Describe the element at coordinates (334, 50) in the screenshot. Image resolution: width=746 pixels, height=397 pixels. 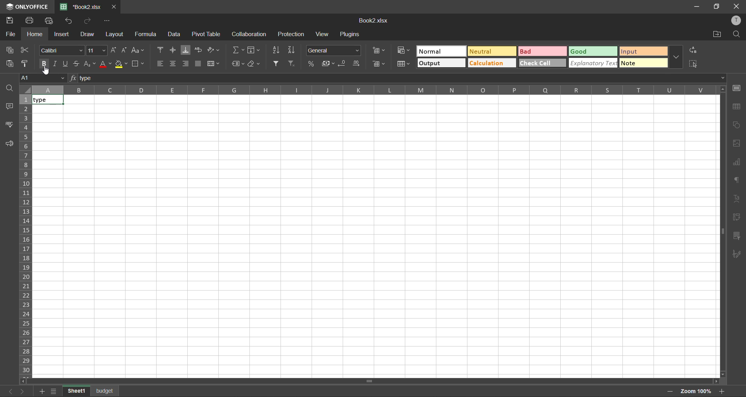
I see `number format` at that location.